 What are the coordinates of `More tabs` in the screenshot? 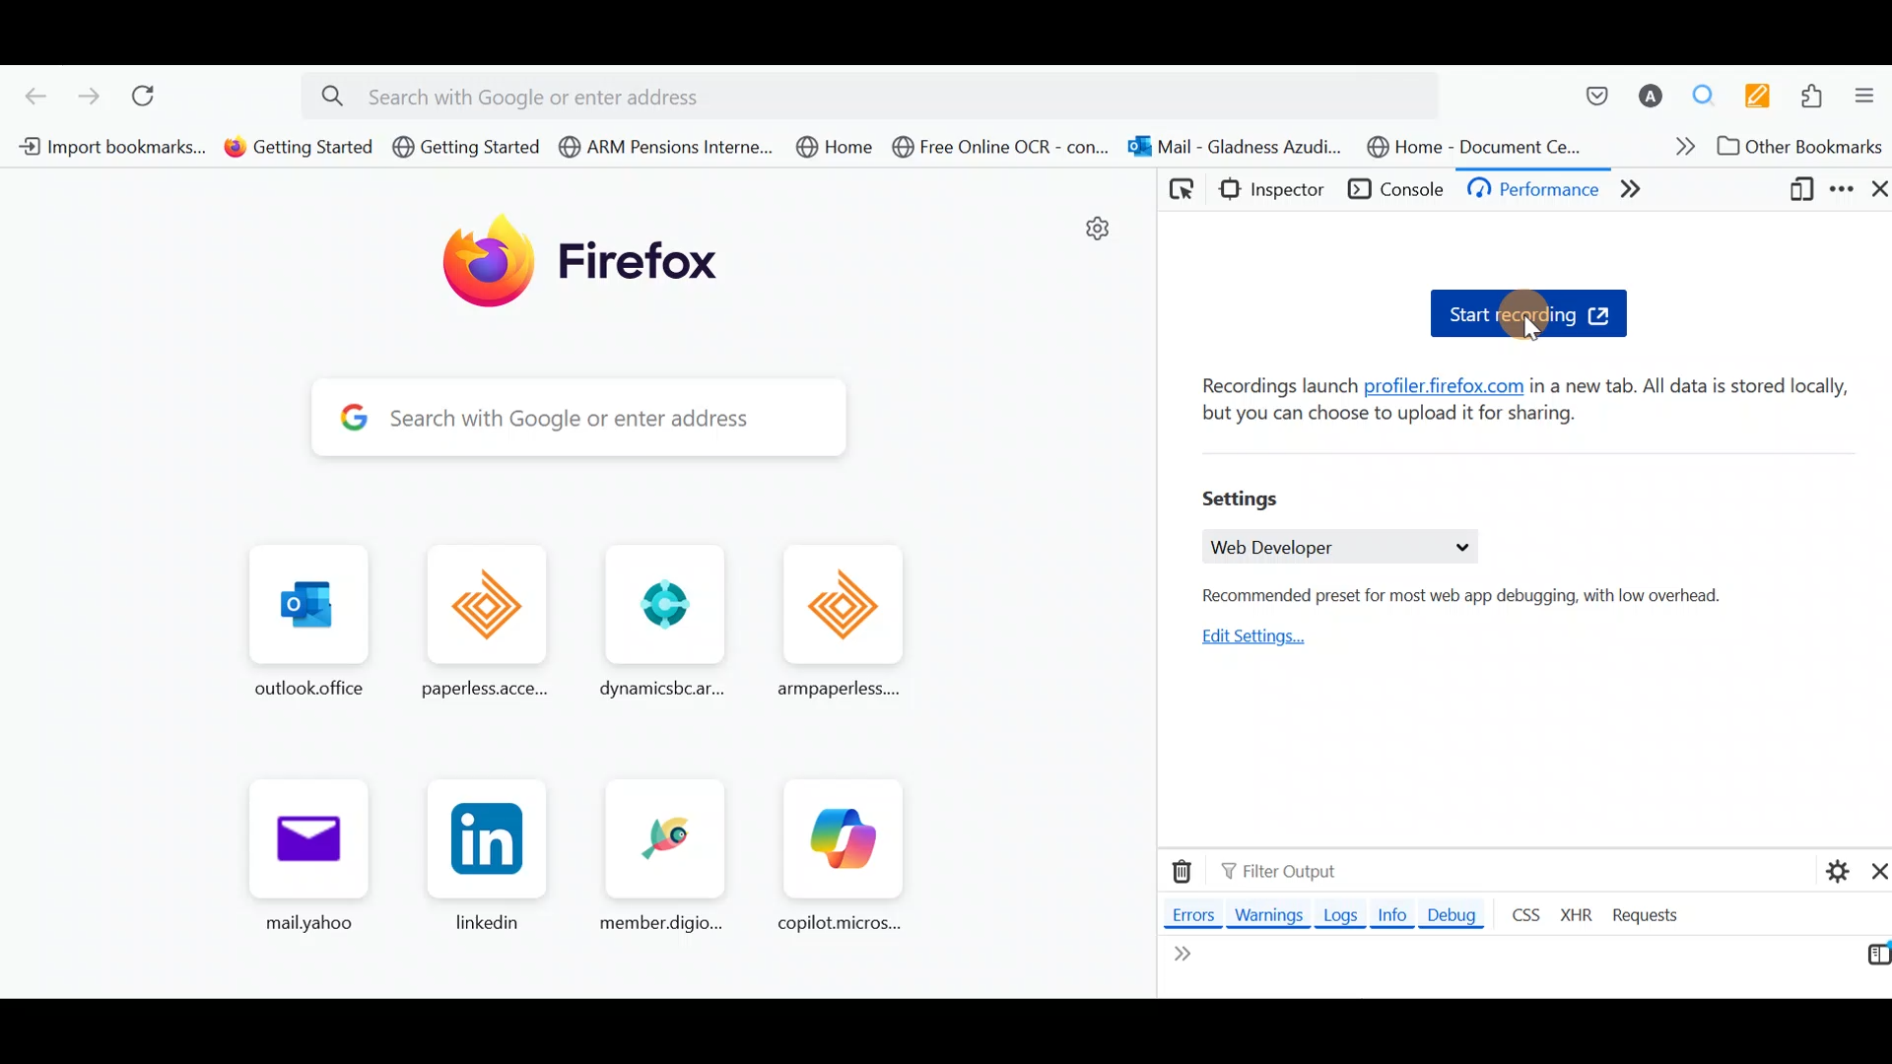 It's located at (1740, 189).